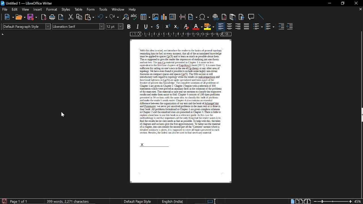  Describe the element at coordinates (224, 17) in the screenshot. I see `insert endnote` at that location.